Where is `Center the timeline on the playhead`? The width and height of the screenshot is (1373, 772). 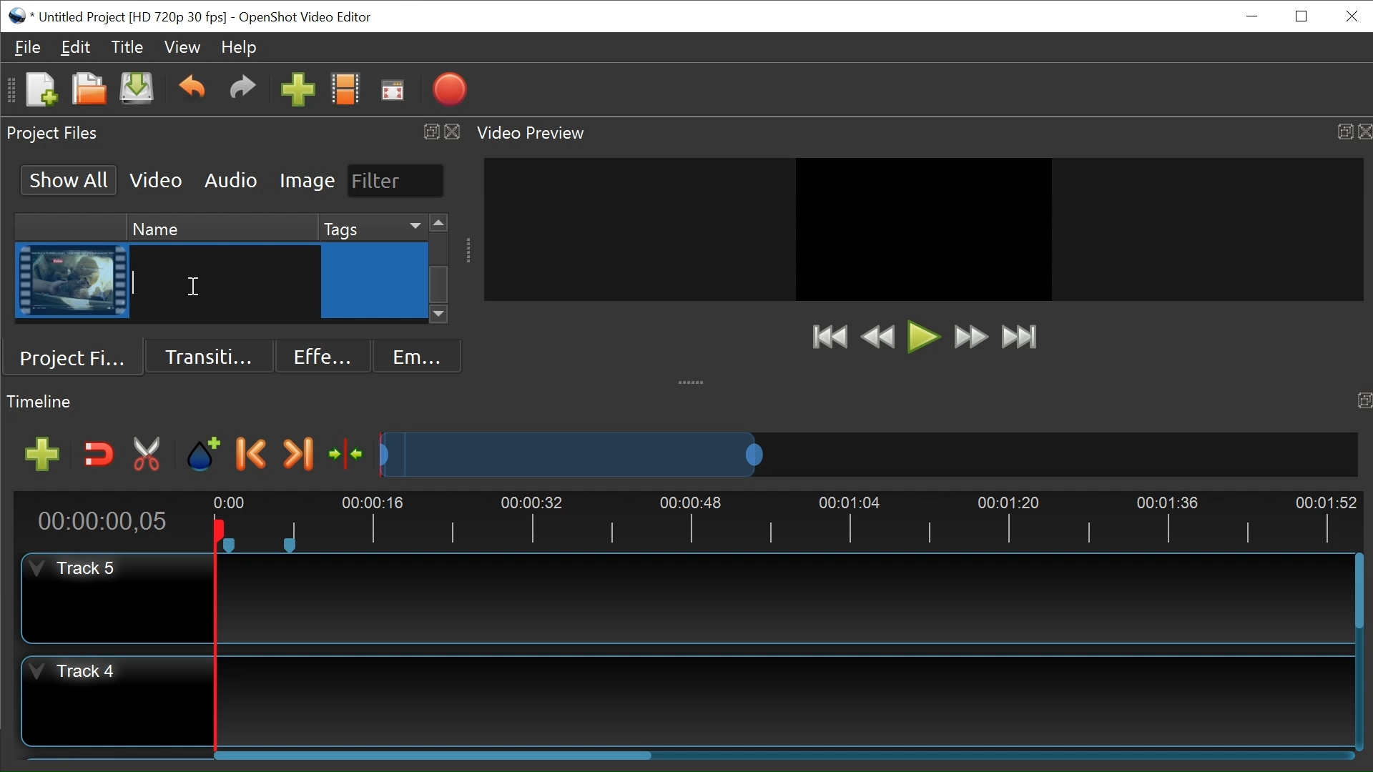 Center the timeline on the playhead is located at coordinates (344, 452).